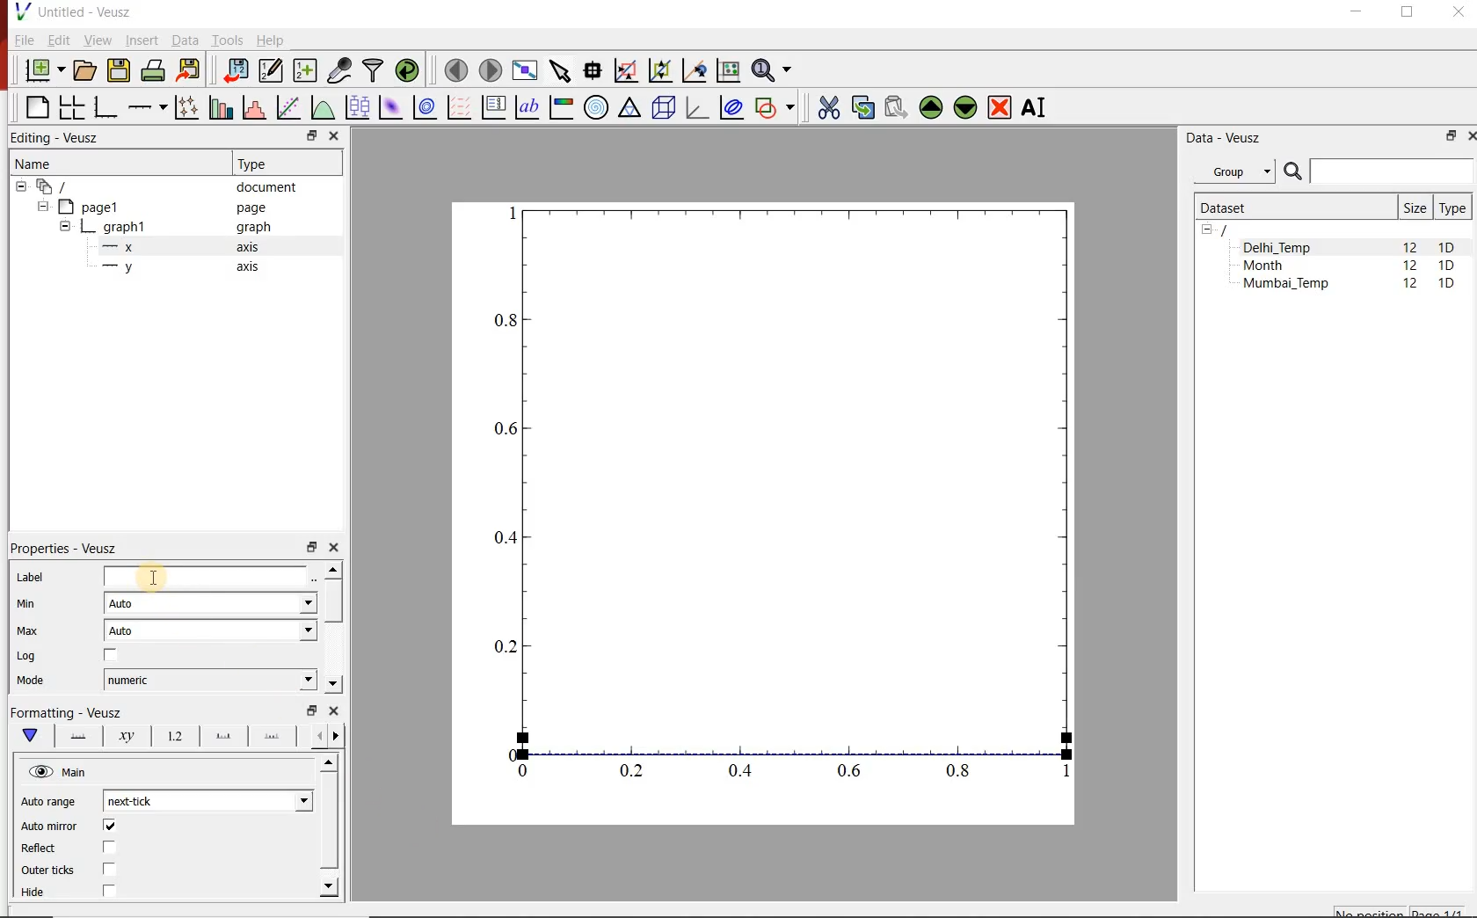 This screenshot has width=1477, height=918. I want to click on reload linked datasets, so click(407, 69).